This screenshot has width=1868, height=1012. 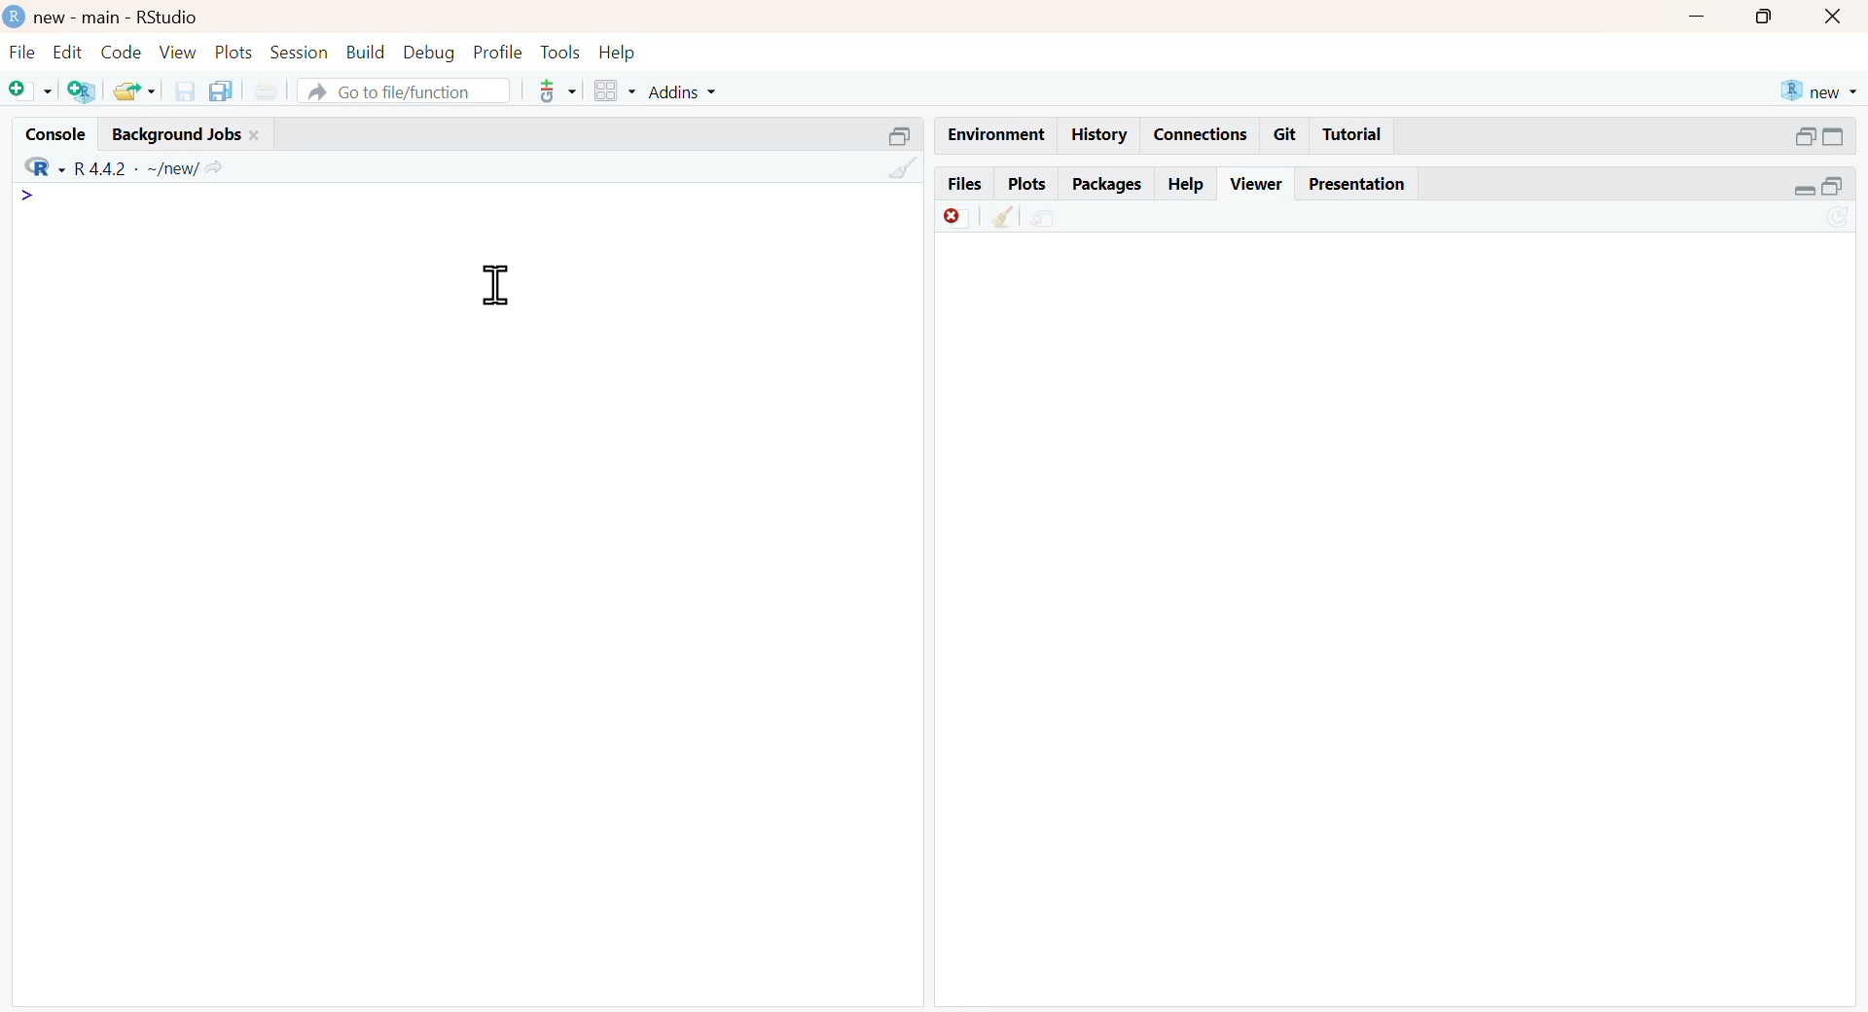 I want to click on maximize, so click(x=1765, y=18).